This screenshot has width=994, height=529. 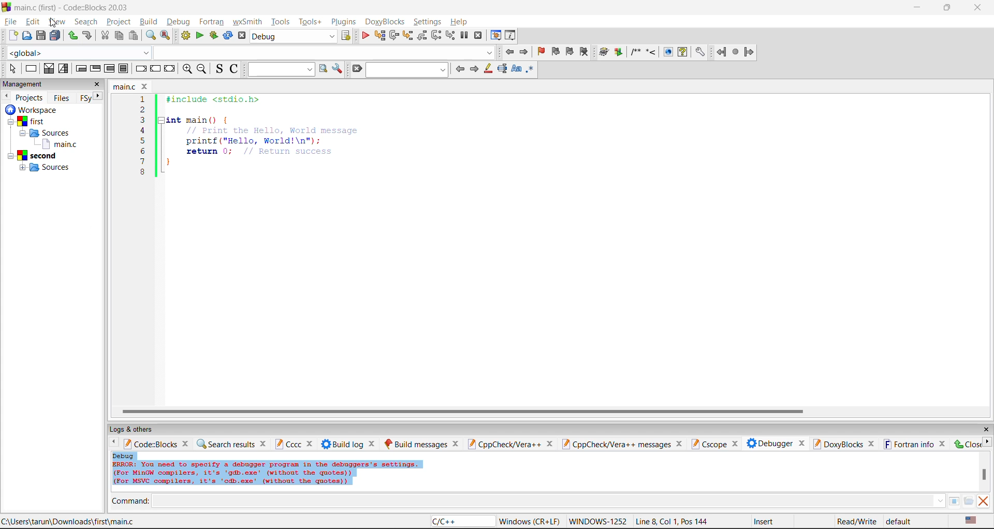 I want to click on search results, so click(x=232, y=445).